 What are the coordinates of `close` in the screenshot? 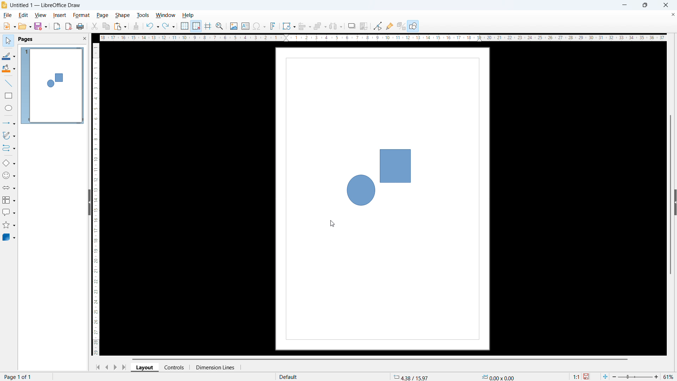 It's located at (666, 5).